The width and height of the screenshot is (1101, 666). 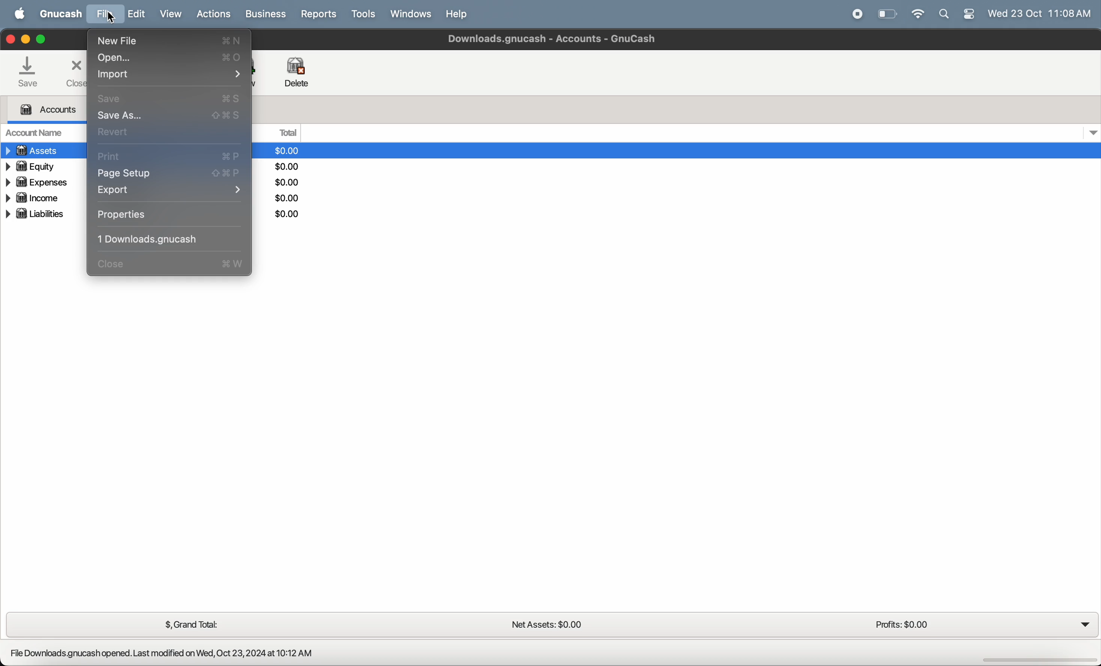 What do you see at coordinates (42, 131) in the screenshot?
I see `account  name` at bounding box center [42, 131].